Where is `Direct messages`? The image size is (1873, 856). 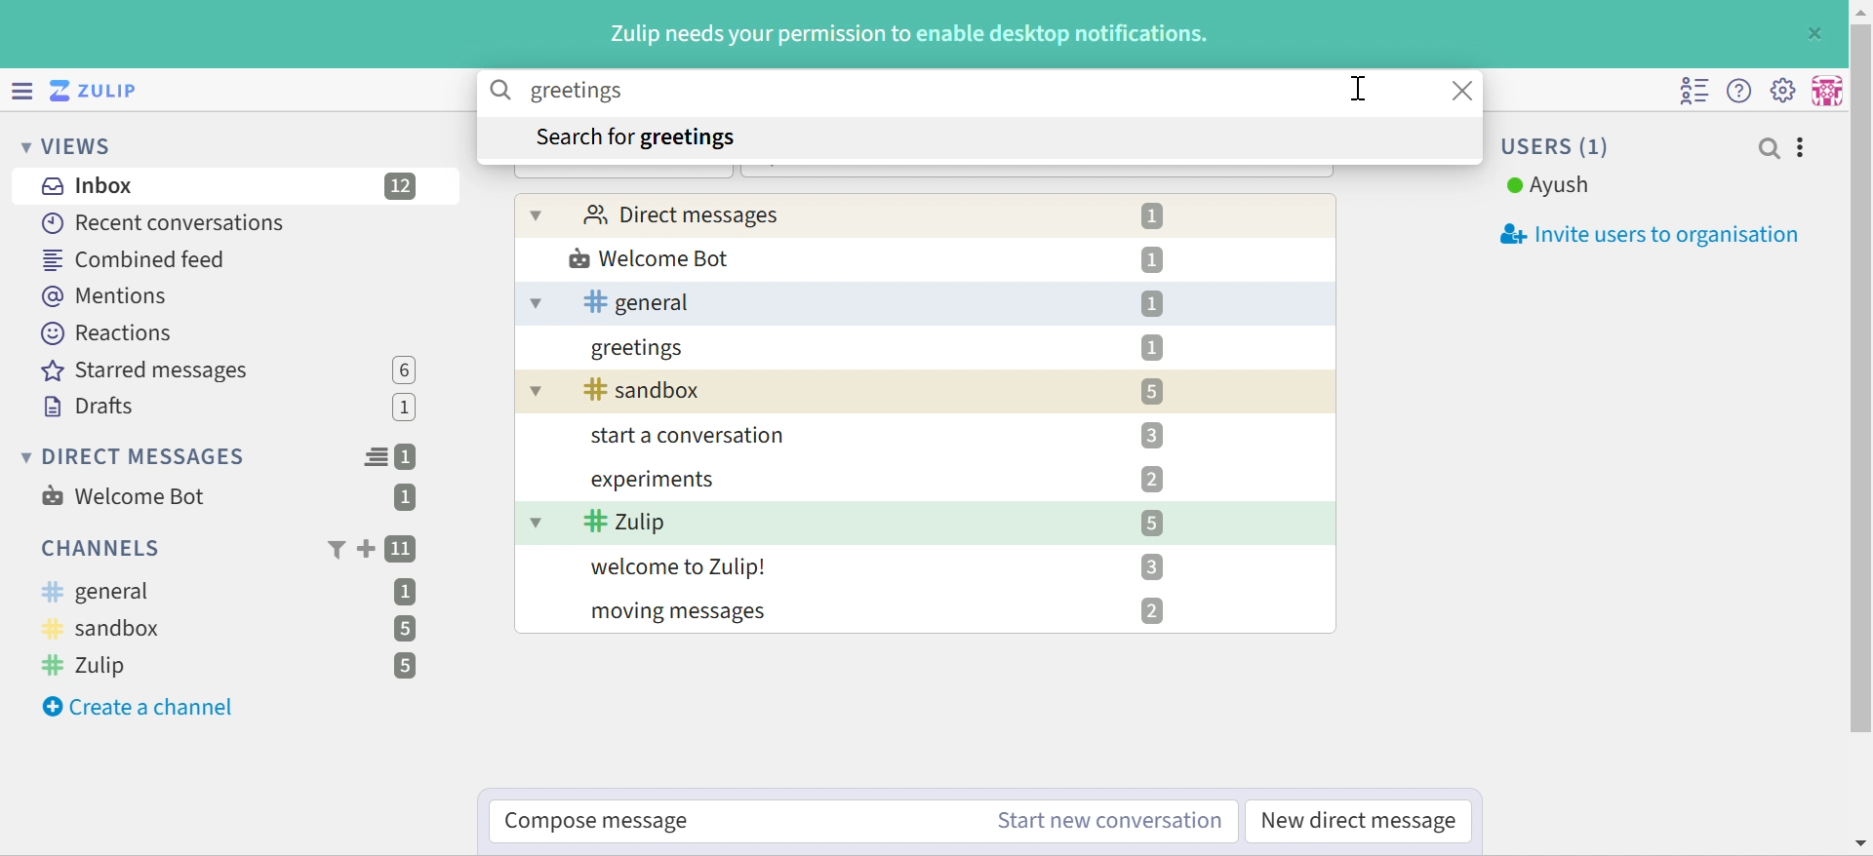
Direct messages is located at coordinates (683, 214).